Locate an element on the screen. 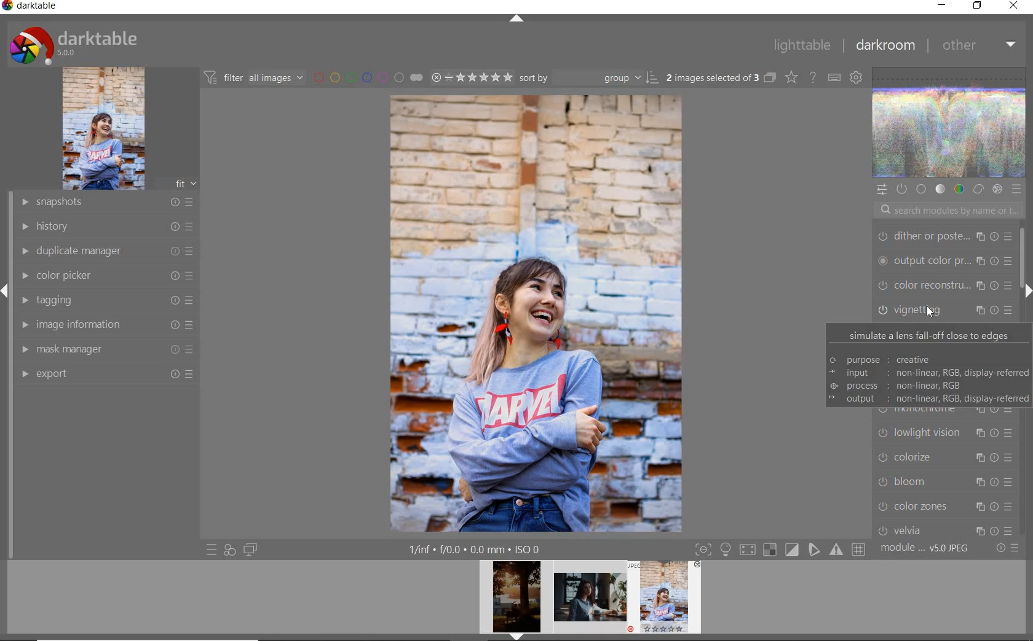 Image resolution: width=1033 pixels, height=641 pixels. SHOW GLOBAL PREFERENCES is located at coordinates (855, 77).